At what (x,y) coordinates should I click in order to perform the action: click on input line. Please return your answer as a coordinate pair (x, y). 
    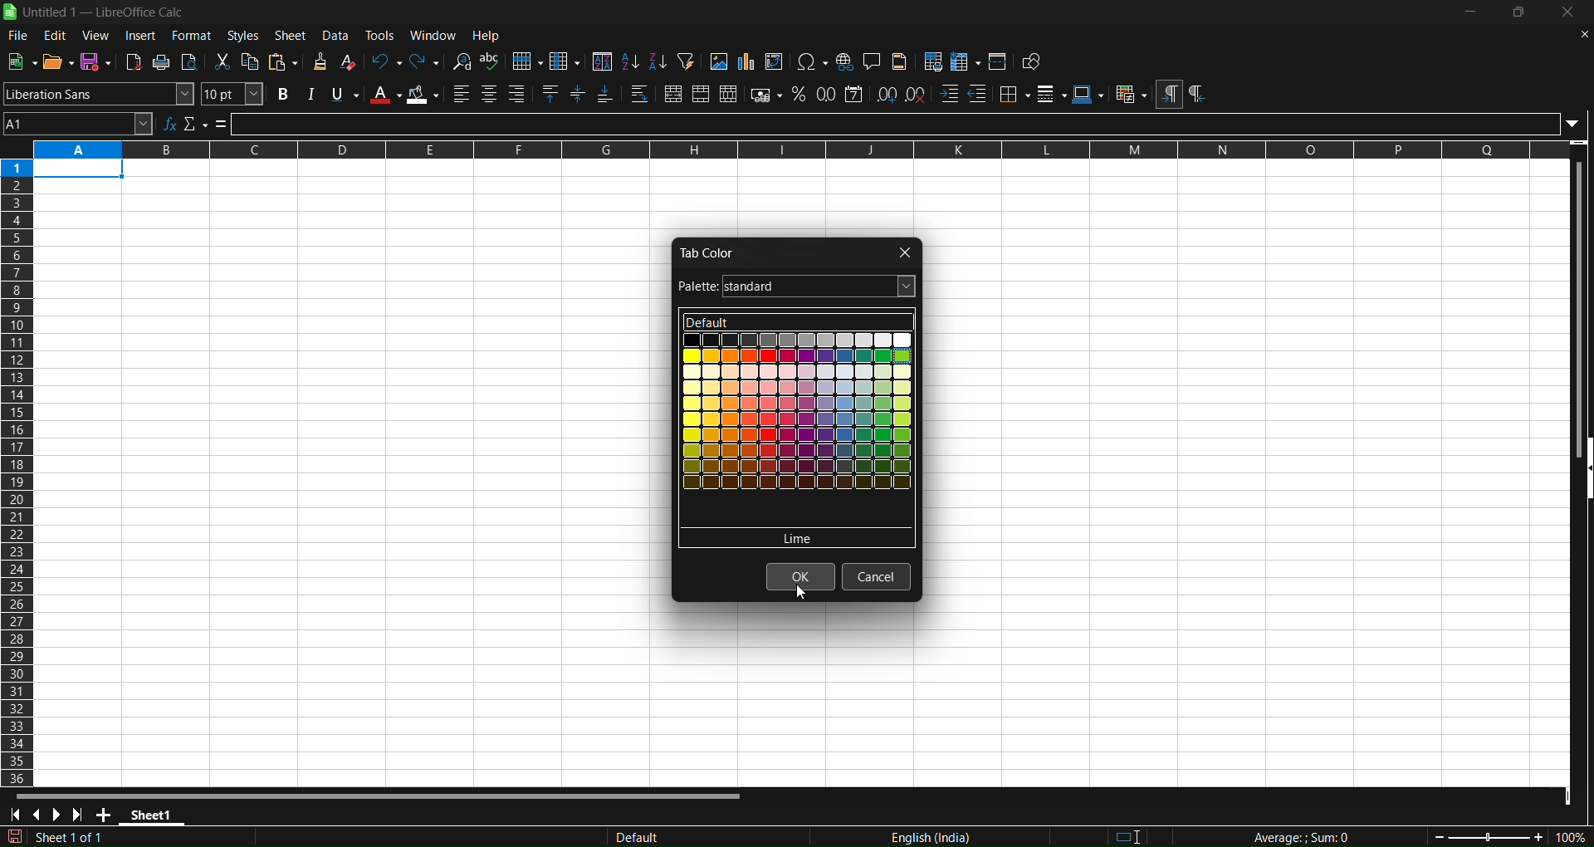
    Looking at the image, I should click on (909, 123).